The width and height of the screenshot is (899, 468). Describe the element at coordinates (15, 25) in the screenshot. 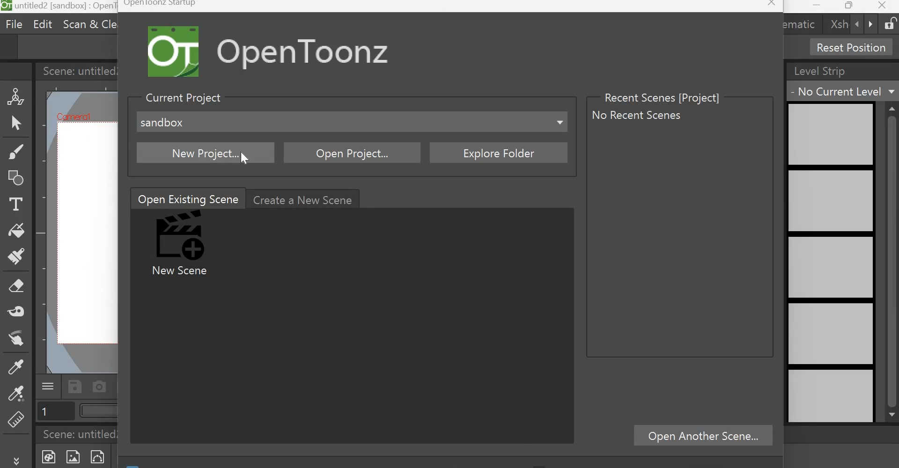

I see `File` at that location.